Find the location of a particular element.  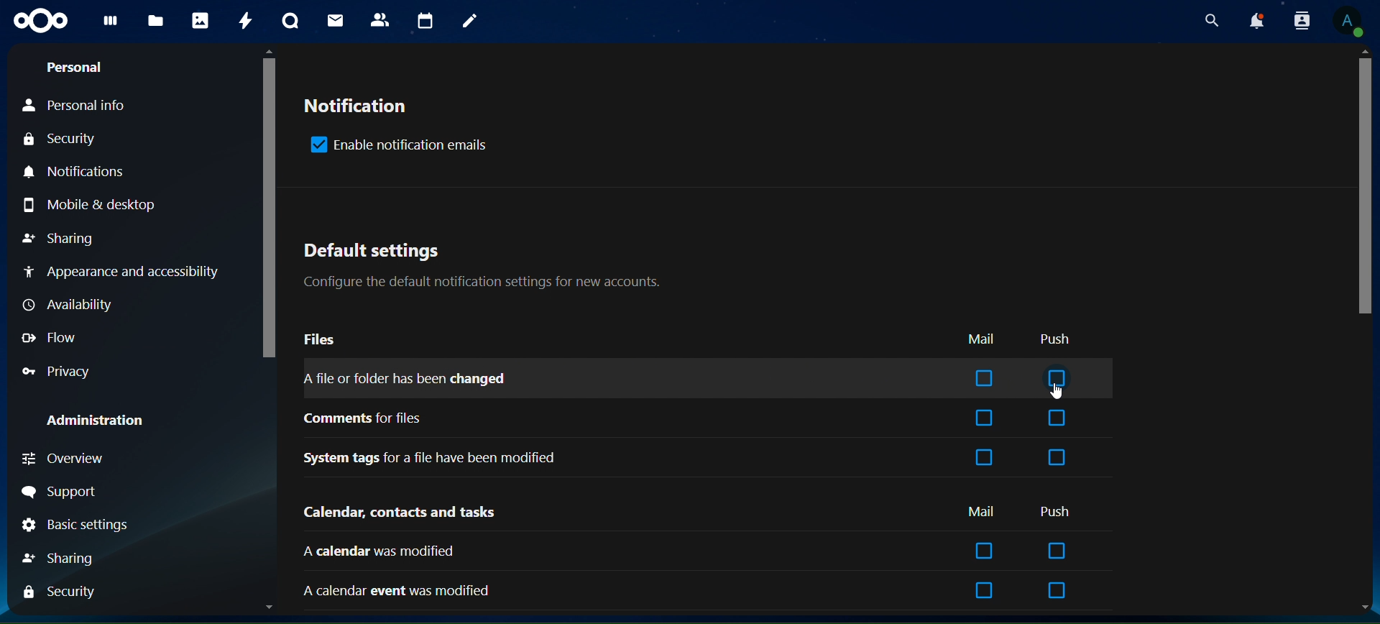

box is located at coordinates (1056, 550).